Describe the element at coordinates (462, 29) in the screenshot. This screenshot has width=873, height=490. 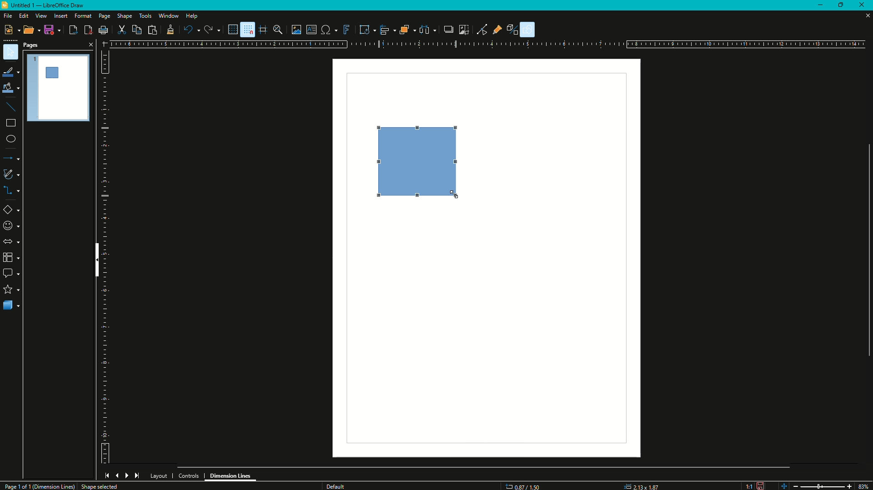
I see `Crop Image` at that location.